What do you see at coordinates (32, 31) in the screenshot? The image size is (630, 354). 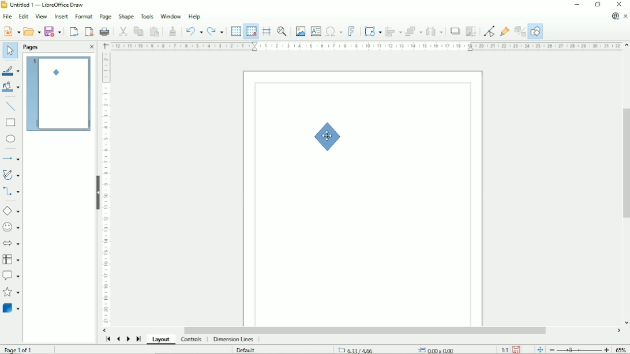 I see `Open ` at bounding box center [32, 31].